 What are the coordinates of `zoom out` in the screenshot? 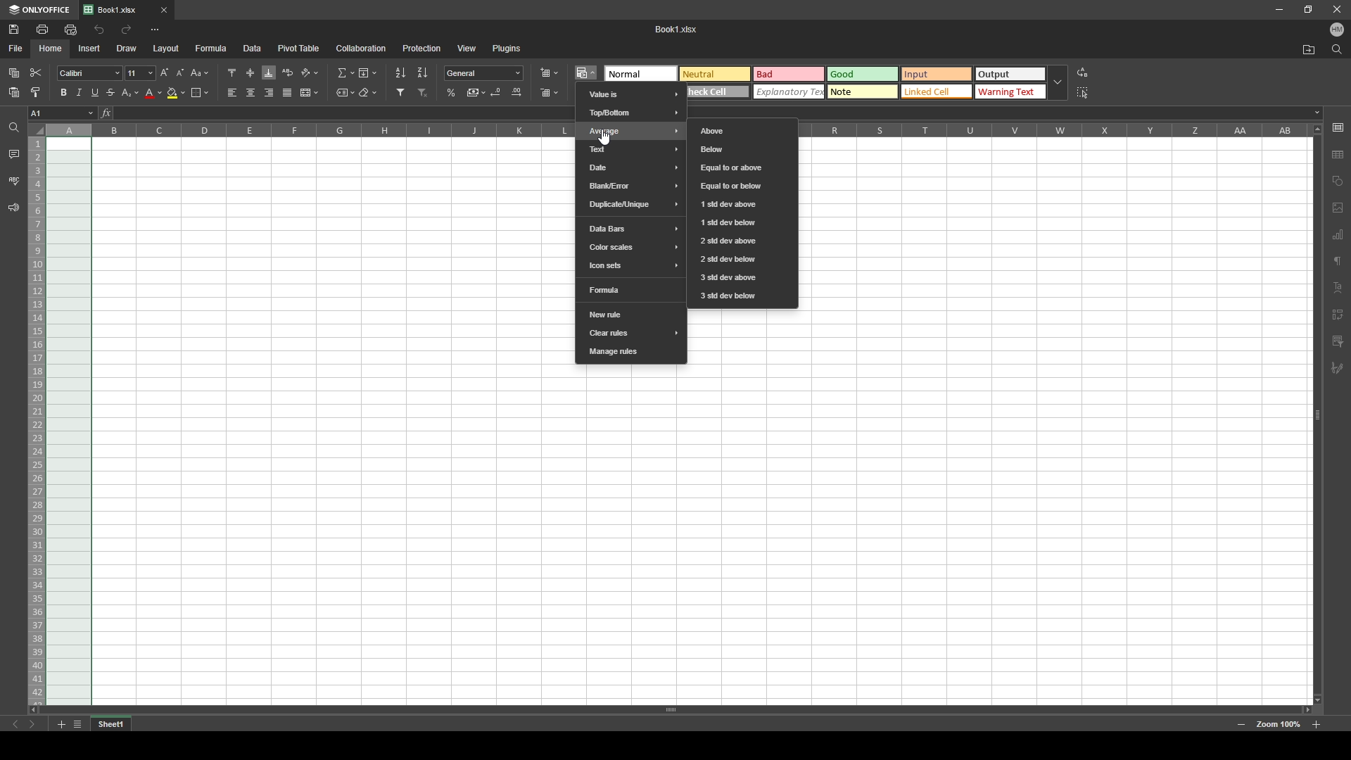 It's located at (1241, 726).